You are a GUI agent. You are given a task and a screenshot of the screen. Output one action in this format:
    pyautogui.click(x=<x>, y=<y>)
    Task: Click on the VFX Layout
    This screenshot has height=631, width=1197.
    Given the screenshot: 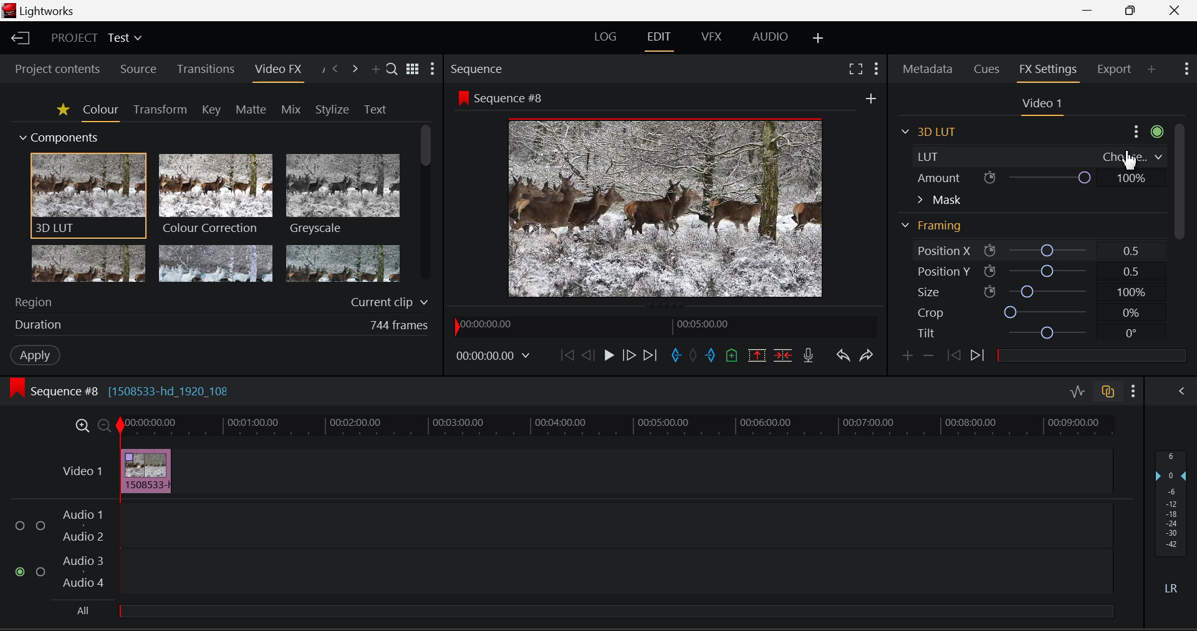 What is the action you would take?
    pyautogui.click(x=713, y=37)
    